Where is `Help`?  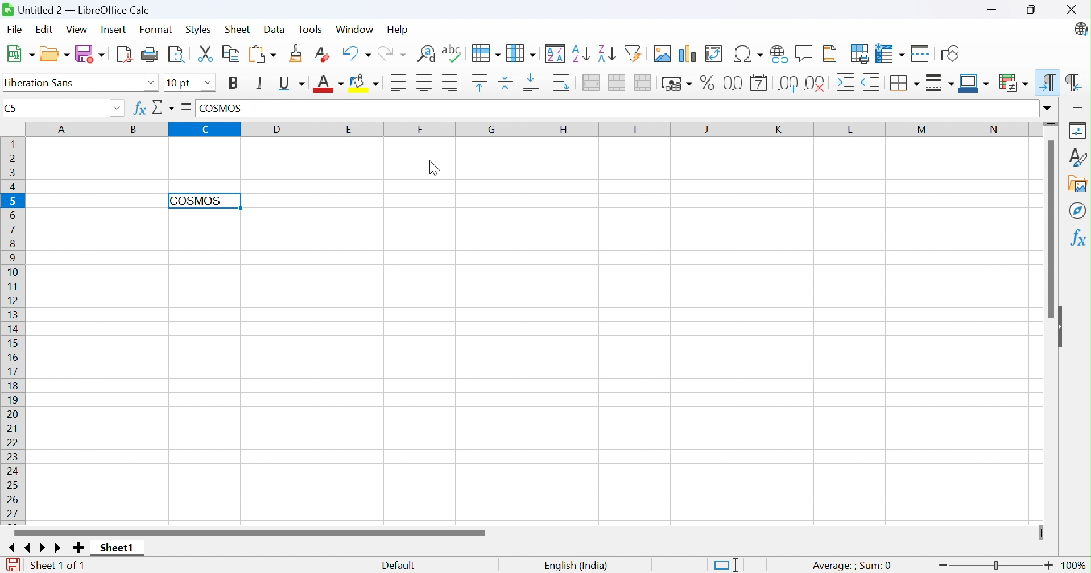
Help is located at coordinates (398, 30).